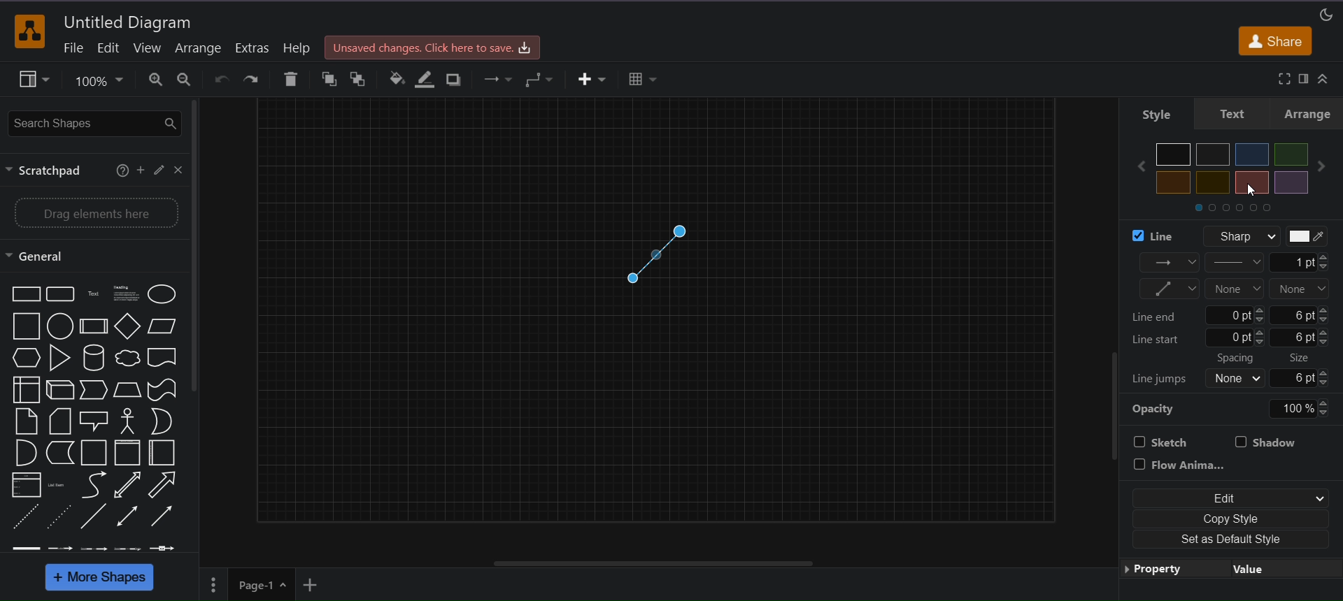  What do you see at coordinates (657, 563) in the screenshot?
I see `horizontal scroll bar` at bounding box center [657, 563].